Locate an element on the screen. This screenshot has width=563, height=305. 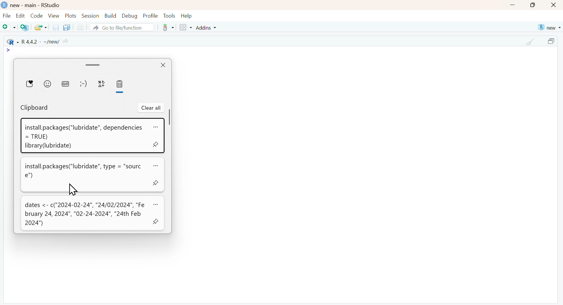
install.packages("lubridate”, dependencies
= TRUE)
library(lubridate) is located at coordinates (83, 137).